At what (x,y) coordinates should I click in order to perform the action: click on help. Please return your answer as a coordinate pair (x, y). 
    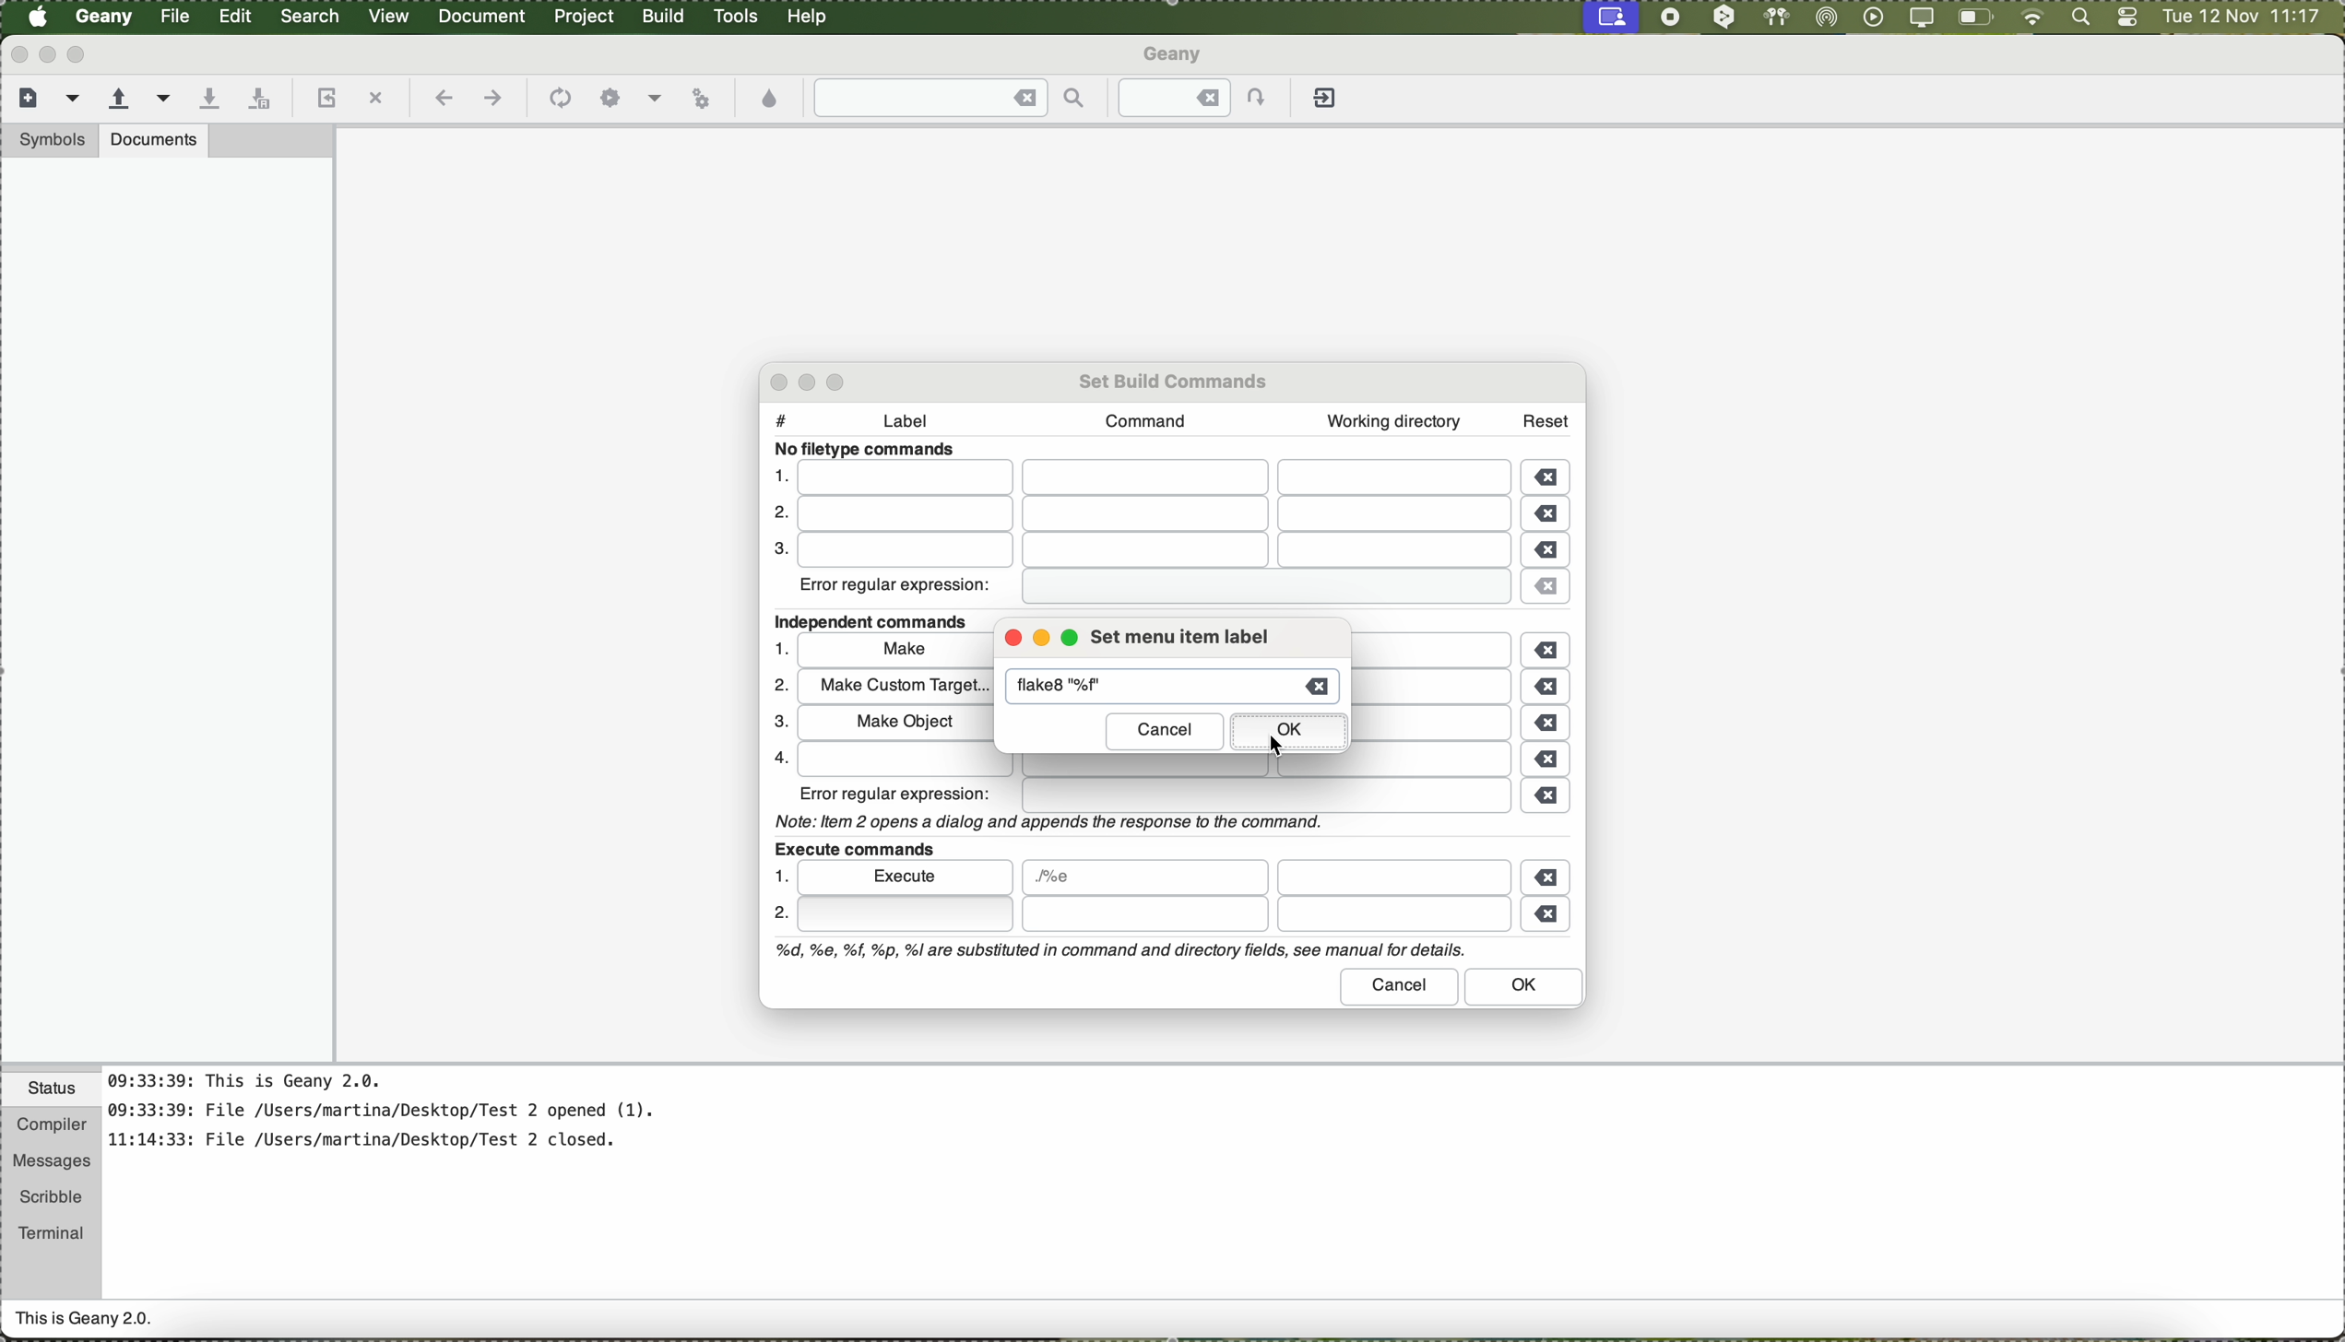
    Looking at the image, I should click on (809, 17).